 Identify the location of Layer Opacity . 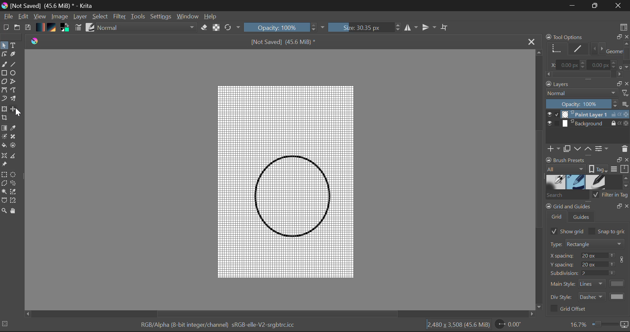
(587, 104).